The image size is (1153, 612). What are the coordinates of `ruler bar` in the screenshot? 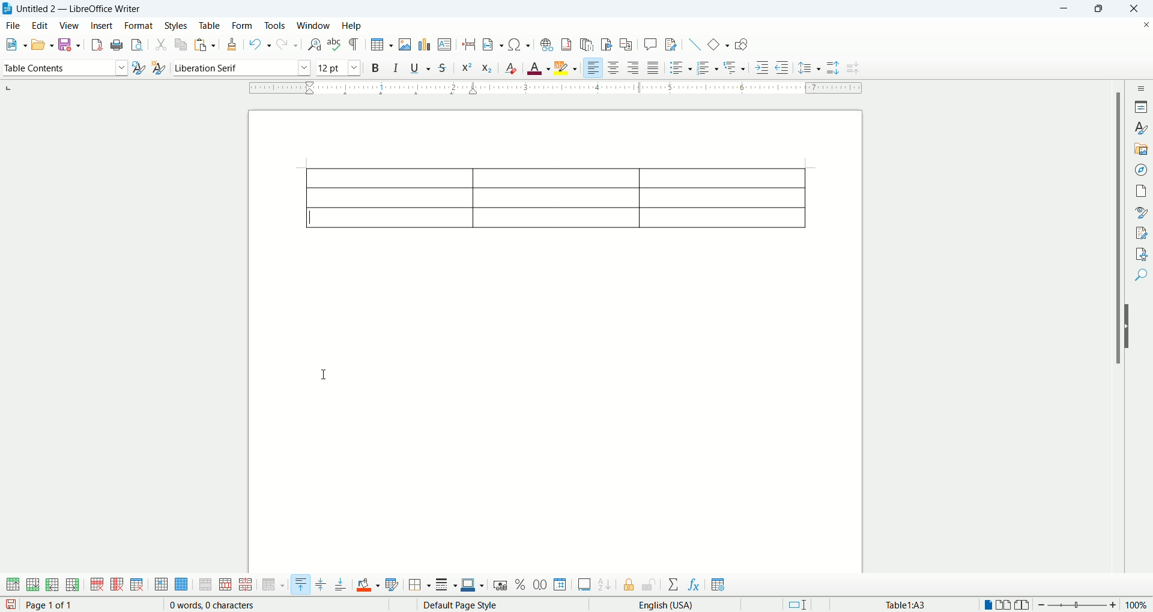 It's located at (563, 90).